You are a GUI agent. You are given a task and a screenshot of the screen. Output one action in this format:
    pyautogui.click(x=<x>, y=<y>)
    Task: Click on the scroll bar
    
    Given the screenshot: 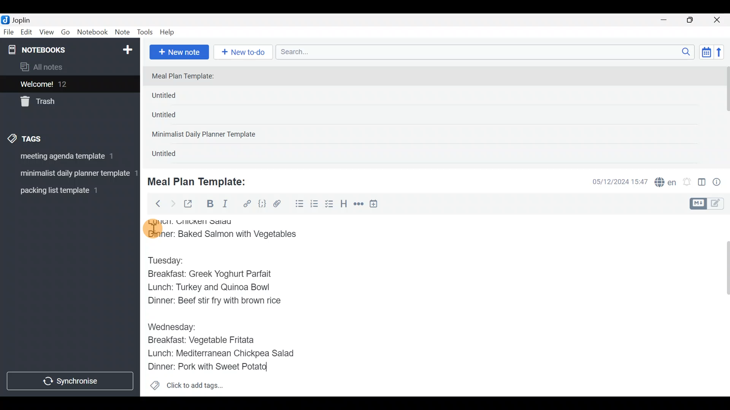 What is the action you would take?
    pyautogui.click(x=725, y=115)
    